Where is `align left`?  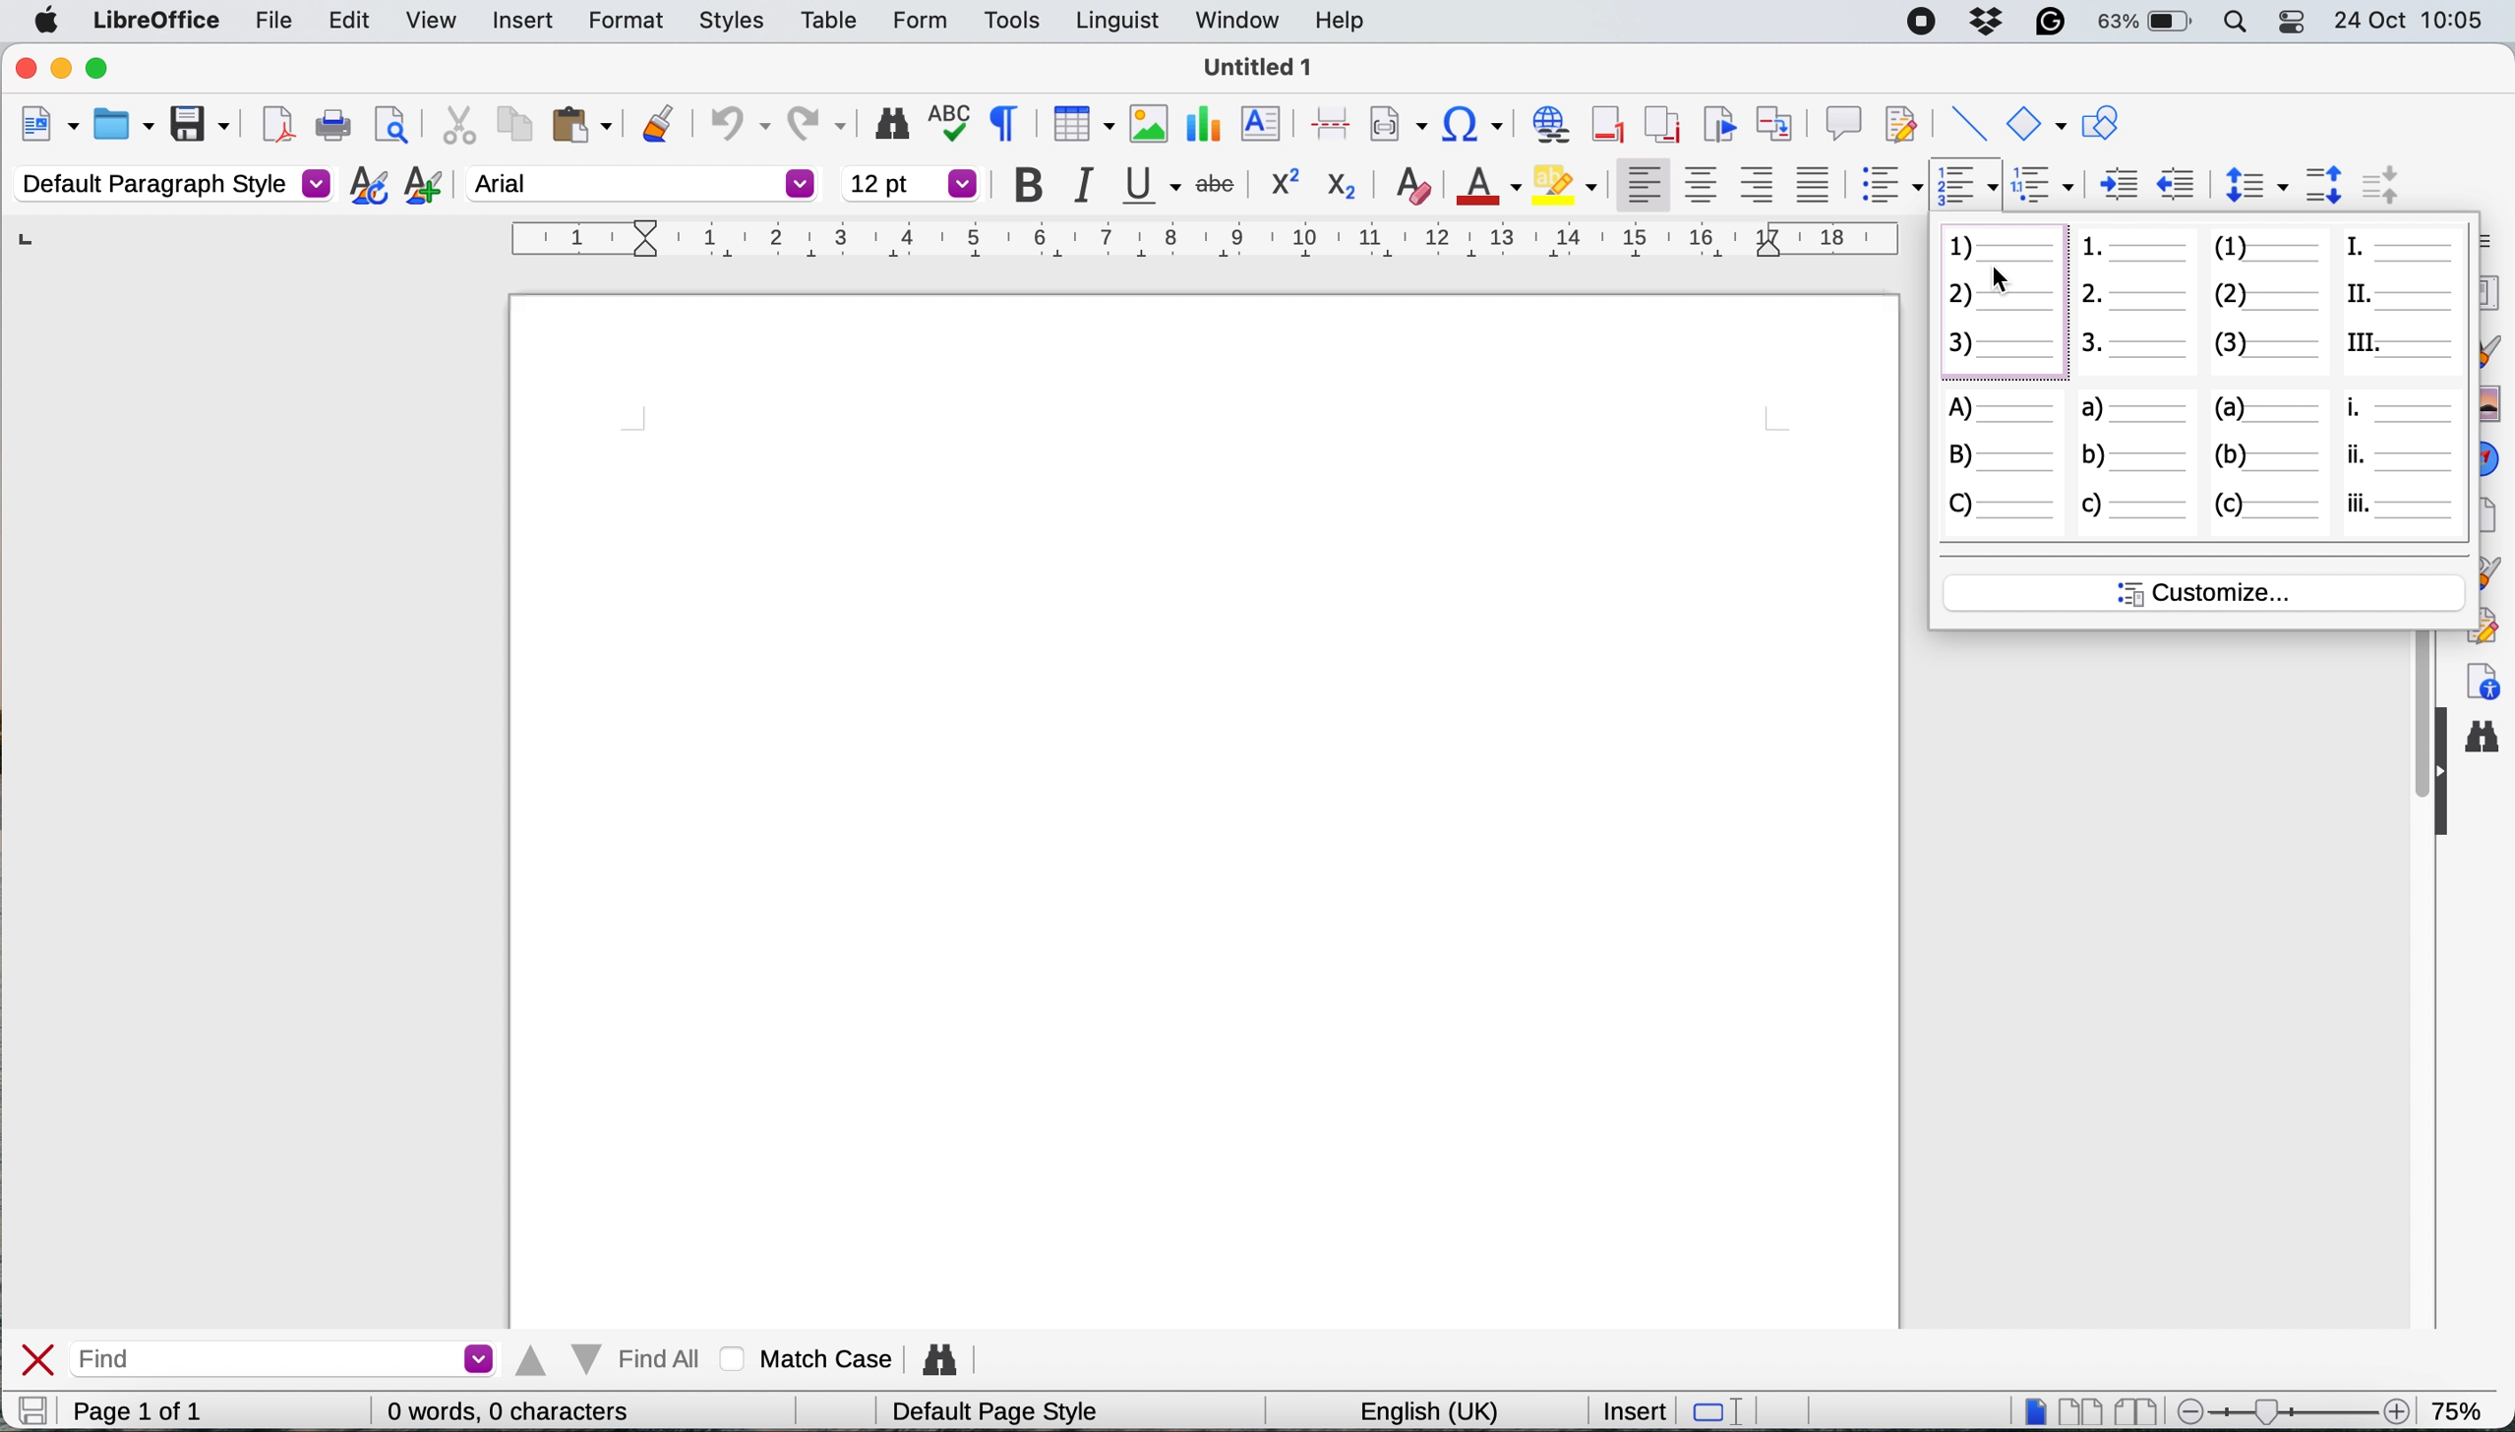 align left is located at coordinates (1644, 180).